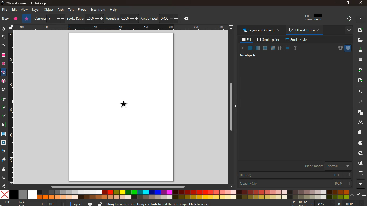  What do you see at coordinates (3, 100) in the screenshot?
I see `pic` at bounding box center [3, 100].